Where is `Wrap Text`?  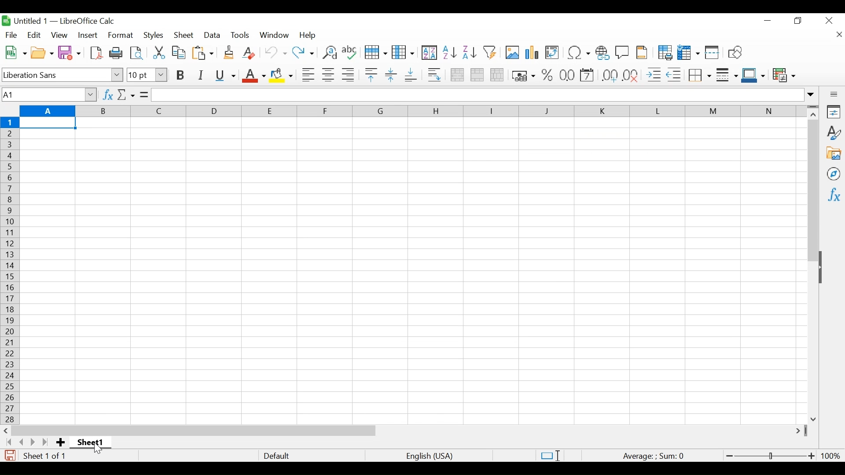
Wrap Text is located at coordinates (434, 75).